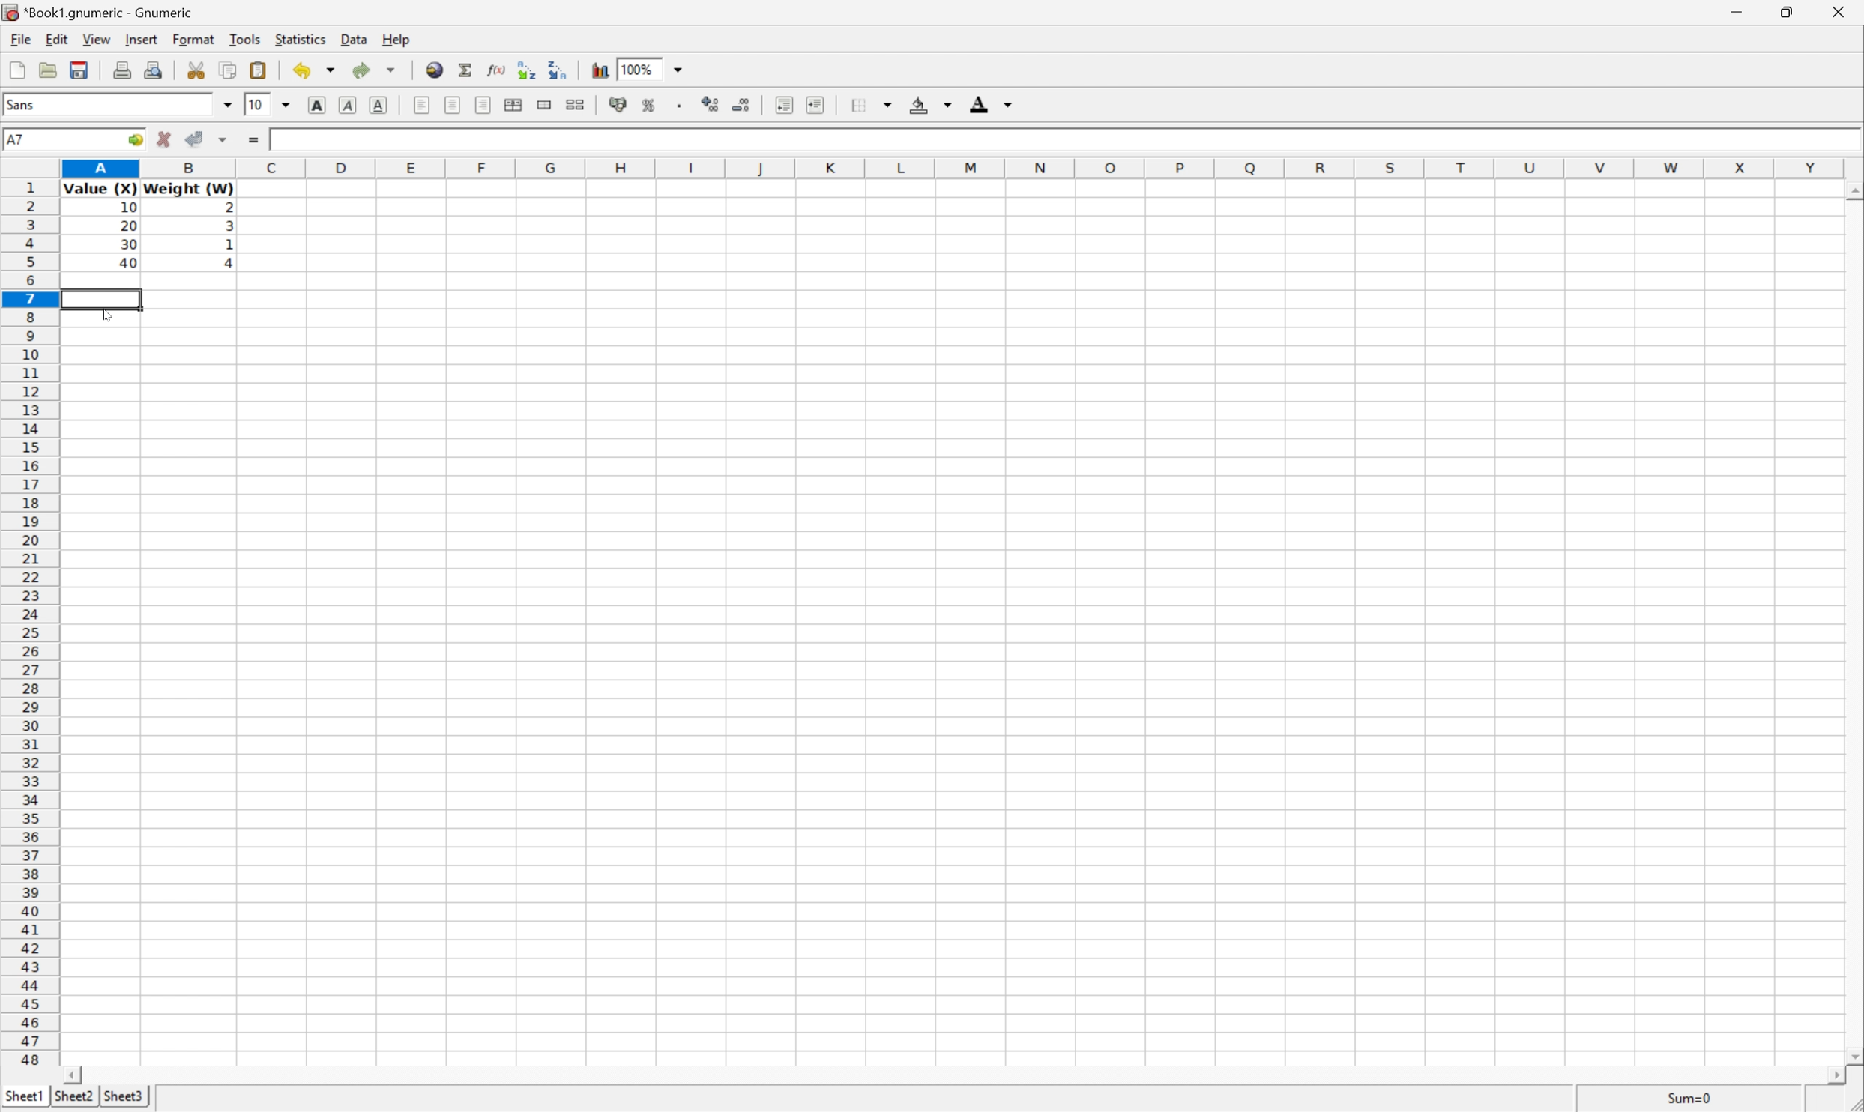 This screenshot has width=1864, height=1112. Describe the element at coordinates (1852, 190) in the screenshot. I see `Scroll Up` at that location.